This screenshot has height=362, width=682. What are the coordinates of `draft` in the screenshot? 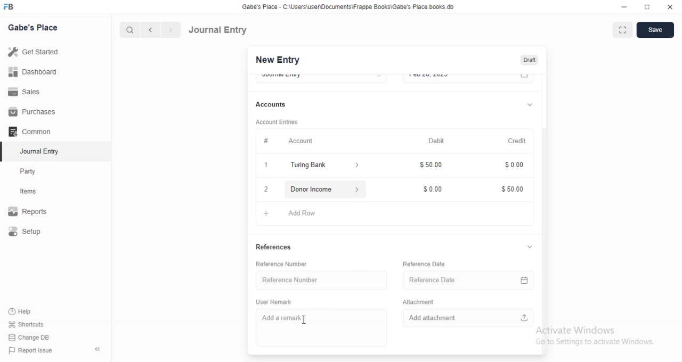 It's located at (529, 61).